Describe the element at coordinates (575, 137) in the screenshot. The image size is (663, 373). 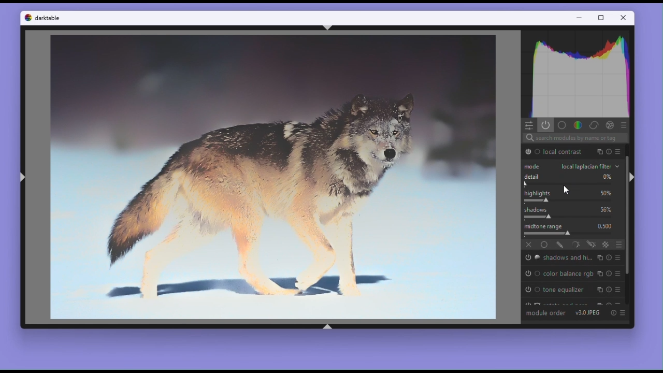
I see `search modules by name or tage` at that location.